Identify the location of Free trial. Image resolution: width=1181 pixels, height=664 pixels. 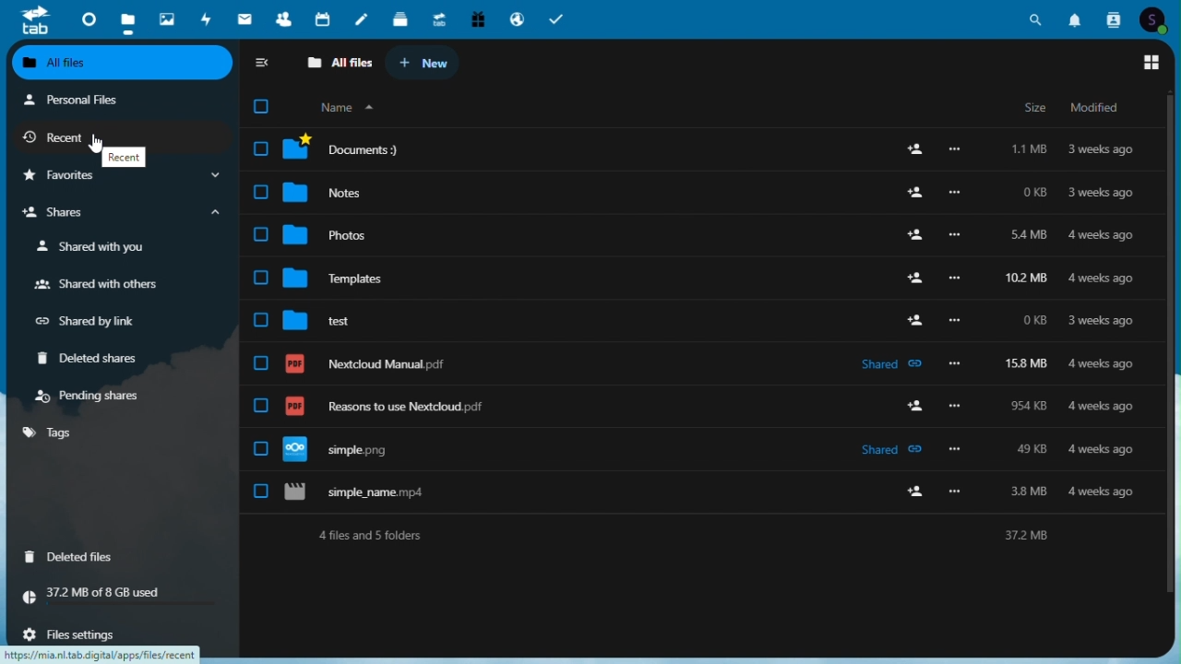
(475, 18).